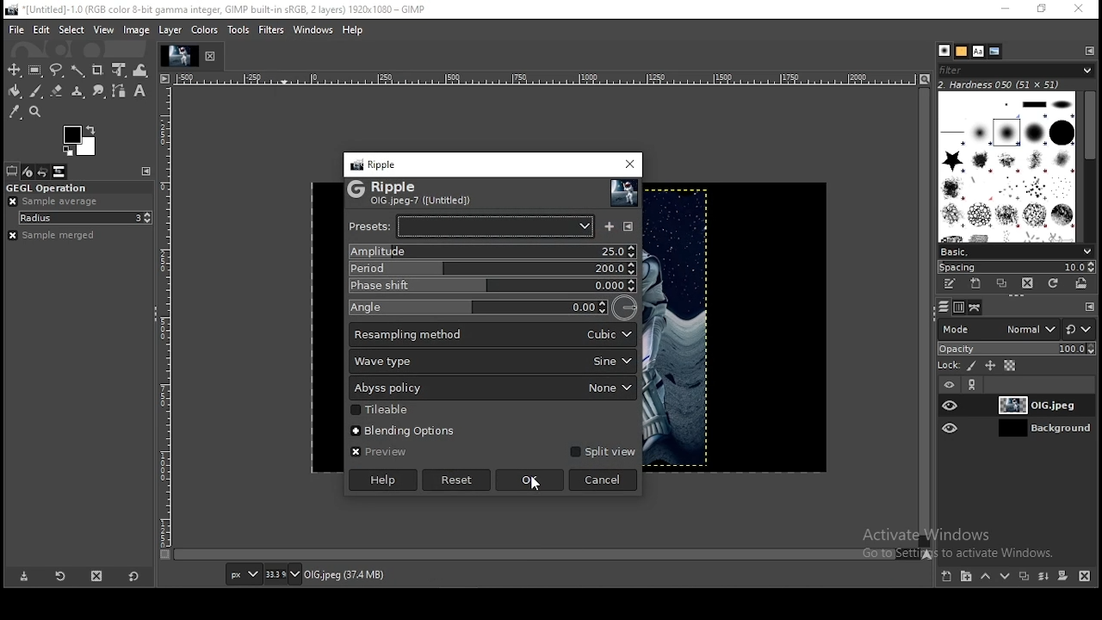 The width and height of the screenshot is (1102, 620). I want to click on Task Display, so click(179, 56).